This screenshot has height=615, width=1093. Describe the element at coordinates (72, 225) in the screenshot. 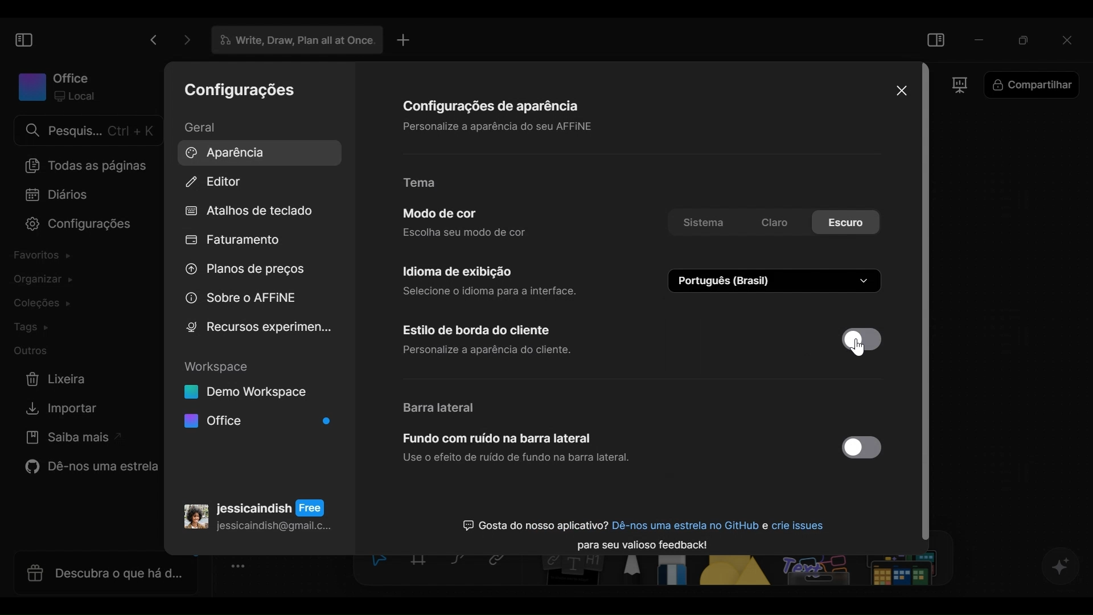

I see `Settings` at that location.